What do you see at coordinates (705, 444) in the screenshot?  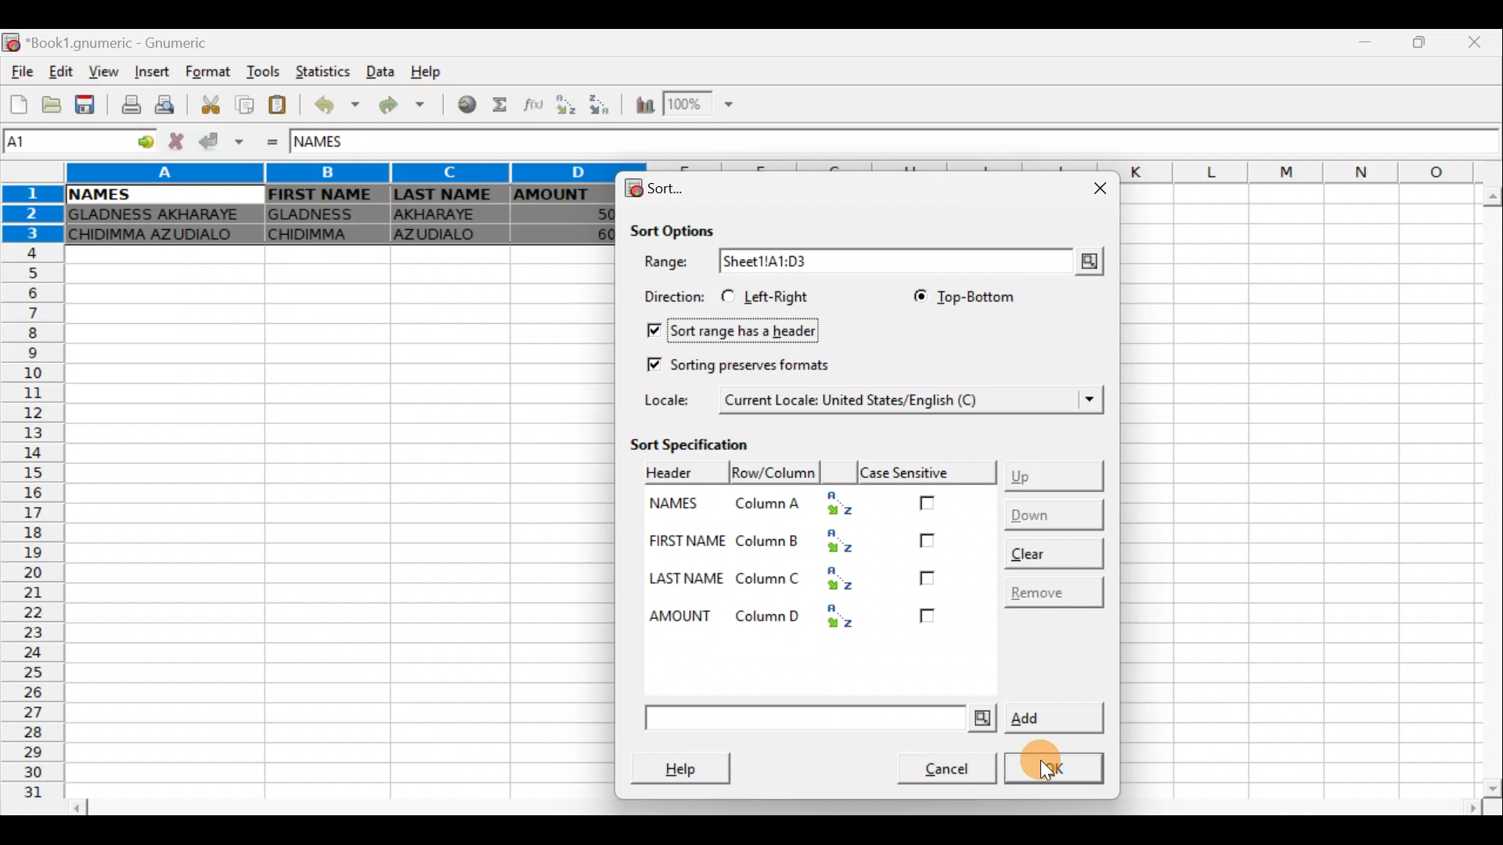 I see `Sort specification` at bounding box center [705, 444].